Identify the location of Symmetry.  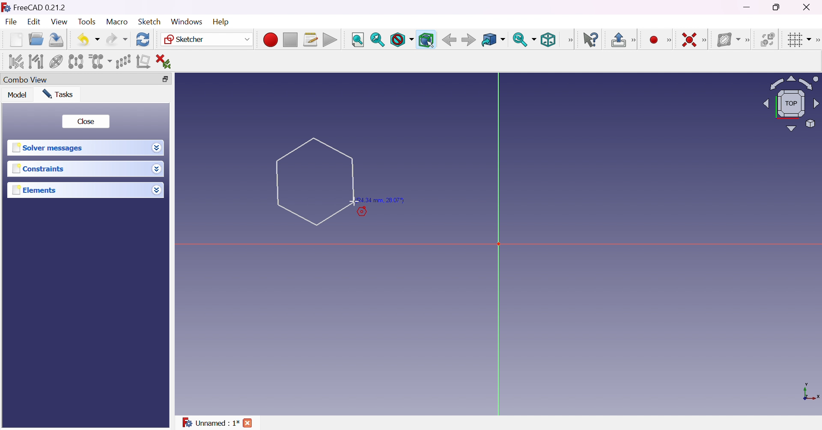
(76, 62).